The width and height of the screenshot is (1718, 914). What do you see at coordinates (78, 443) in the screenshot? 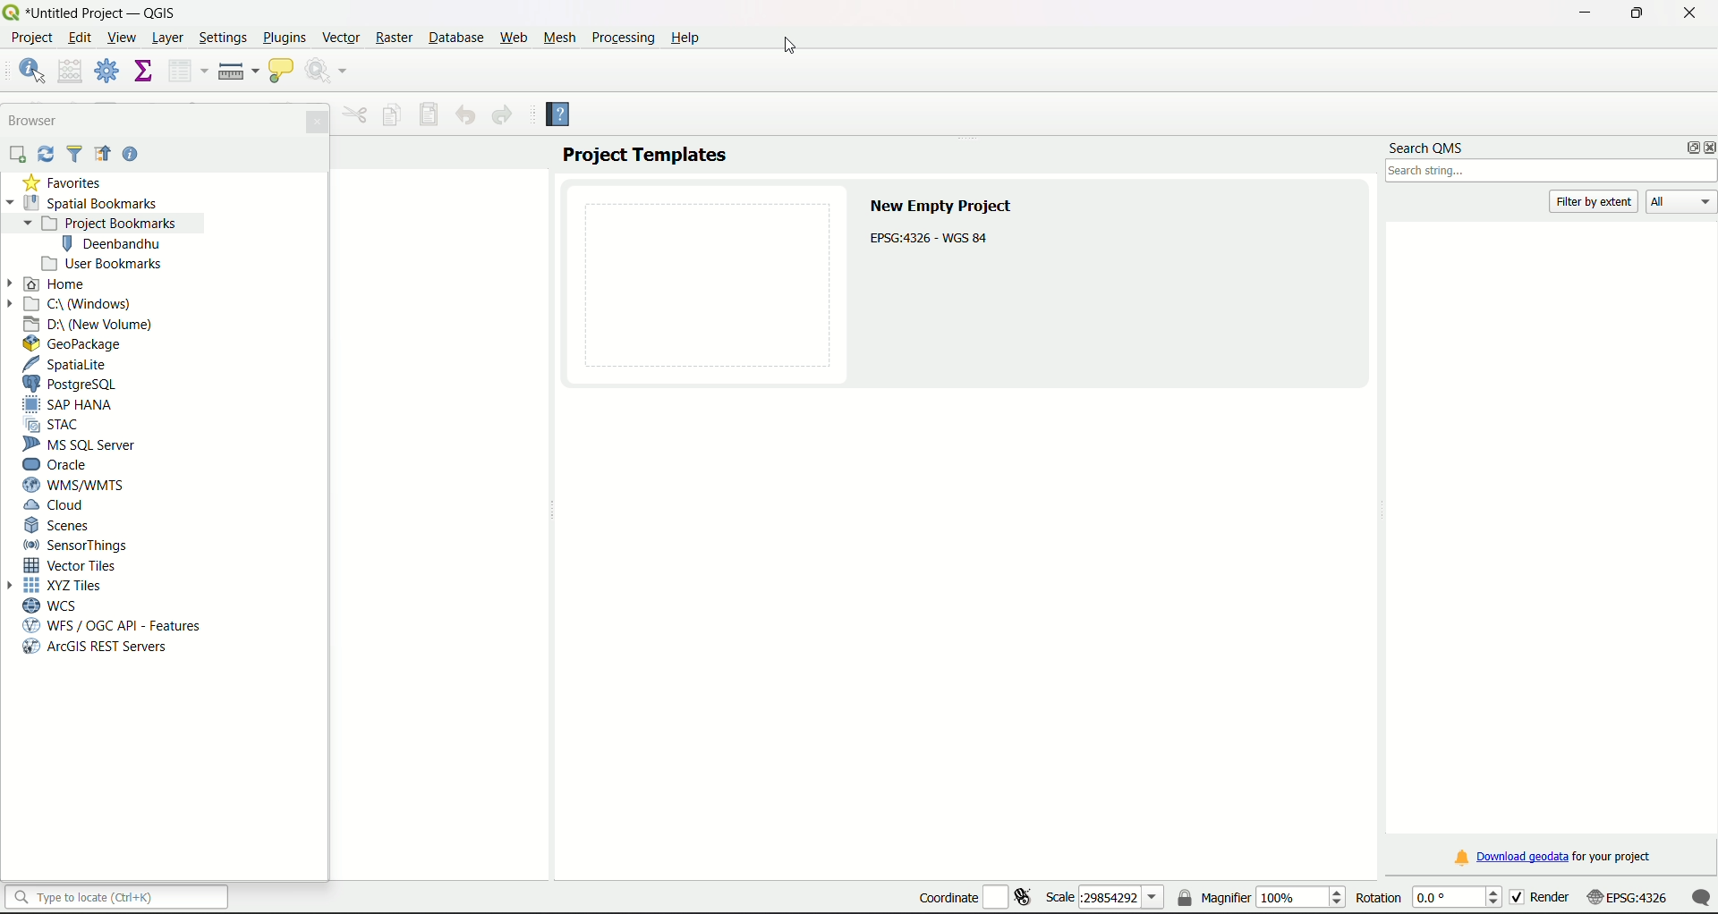
I see `MS SQL Server` at bounding box center [78, 443].